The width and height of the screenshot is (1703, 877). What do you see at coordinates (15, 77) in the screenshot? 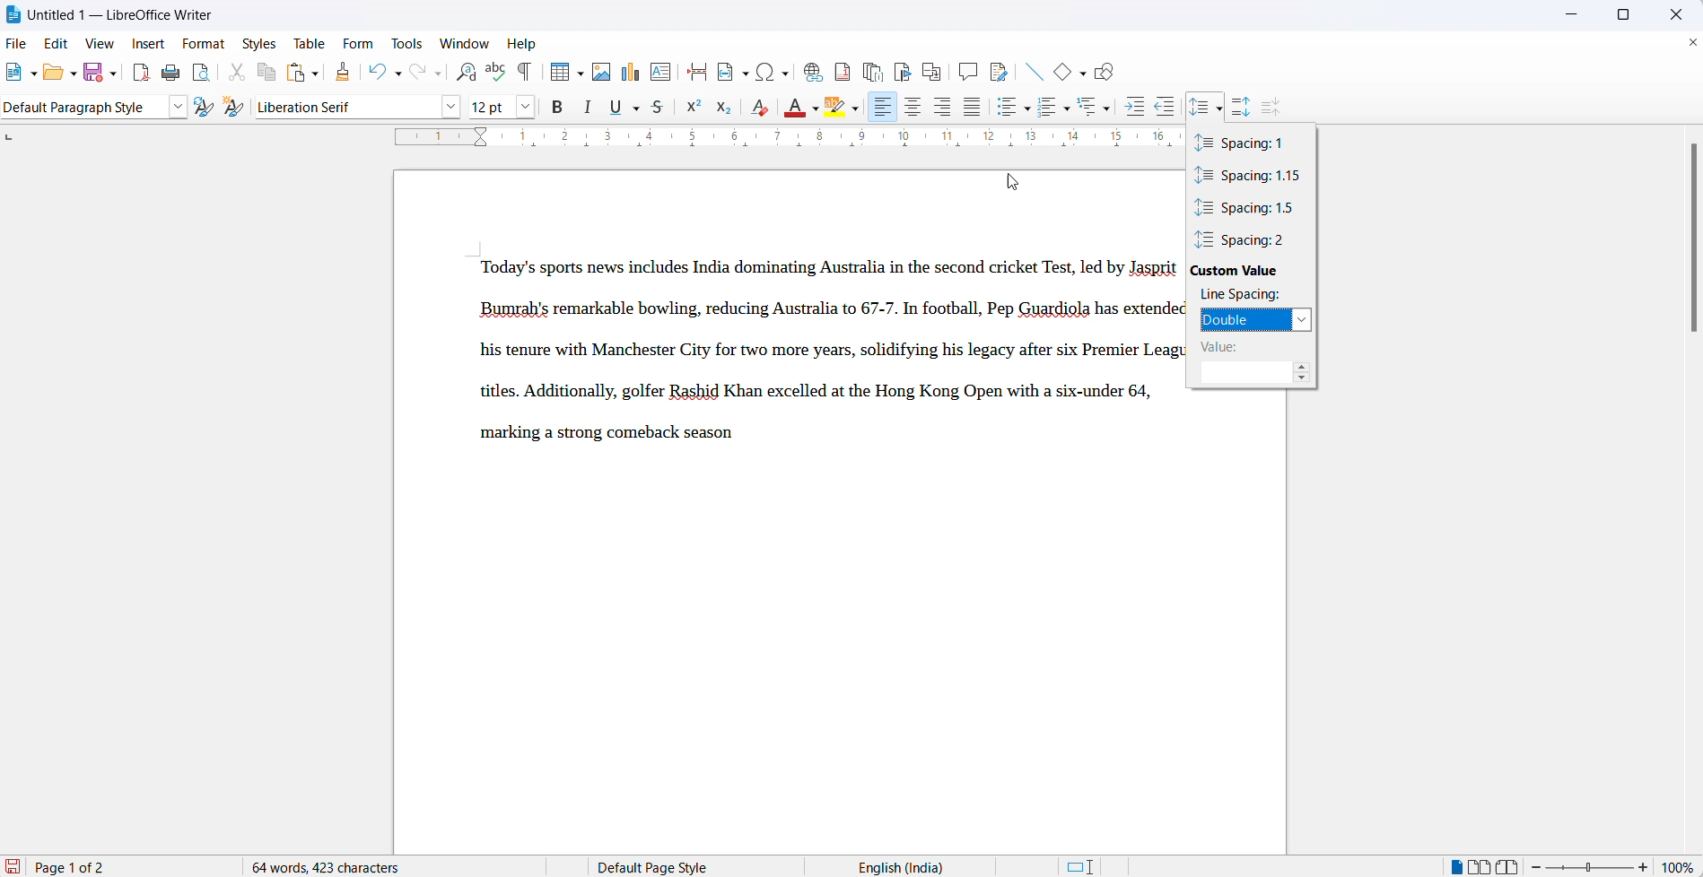
I see `new file` at bounding box center [15, 77].